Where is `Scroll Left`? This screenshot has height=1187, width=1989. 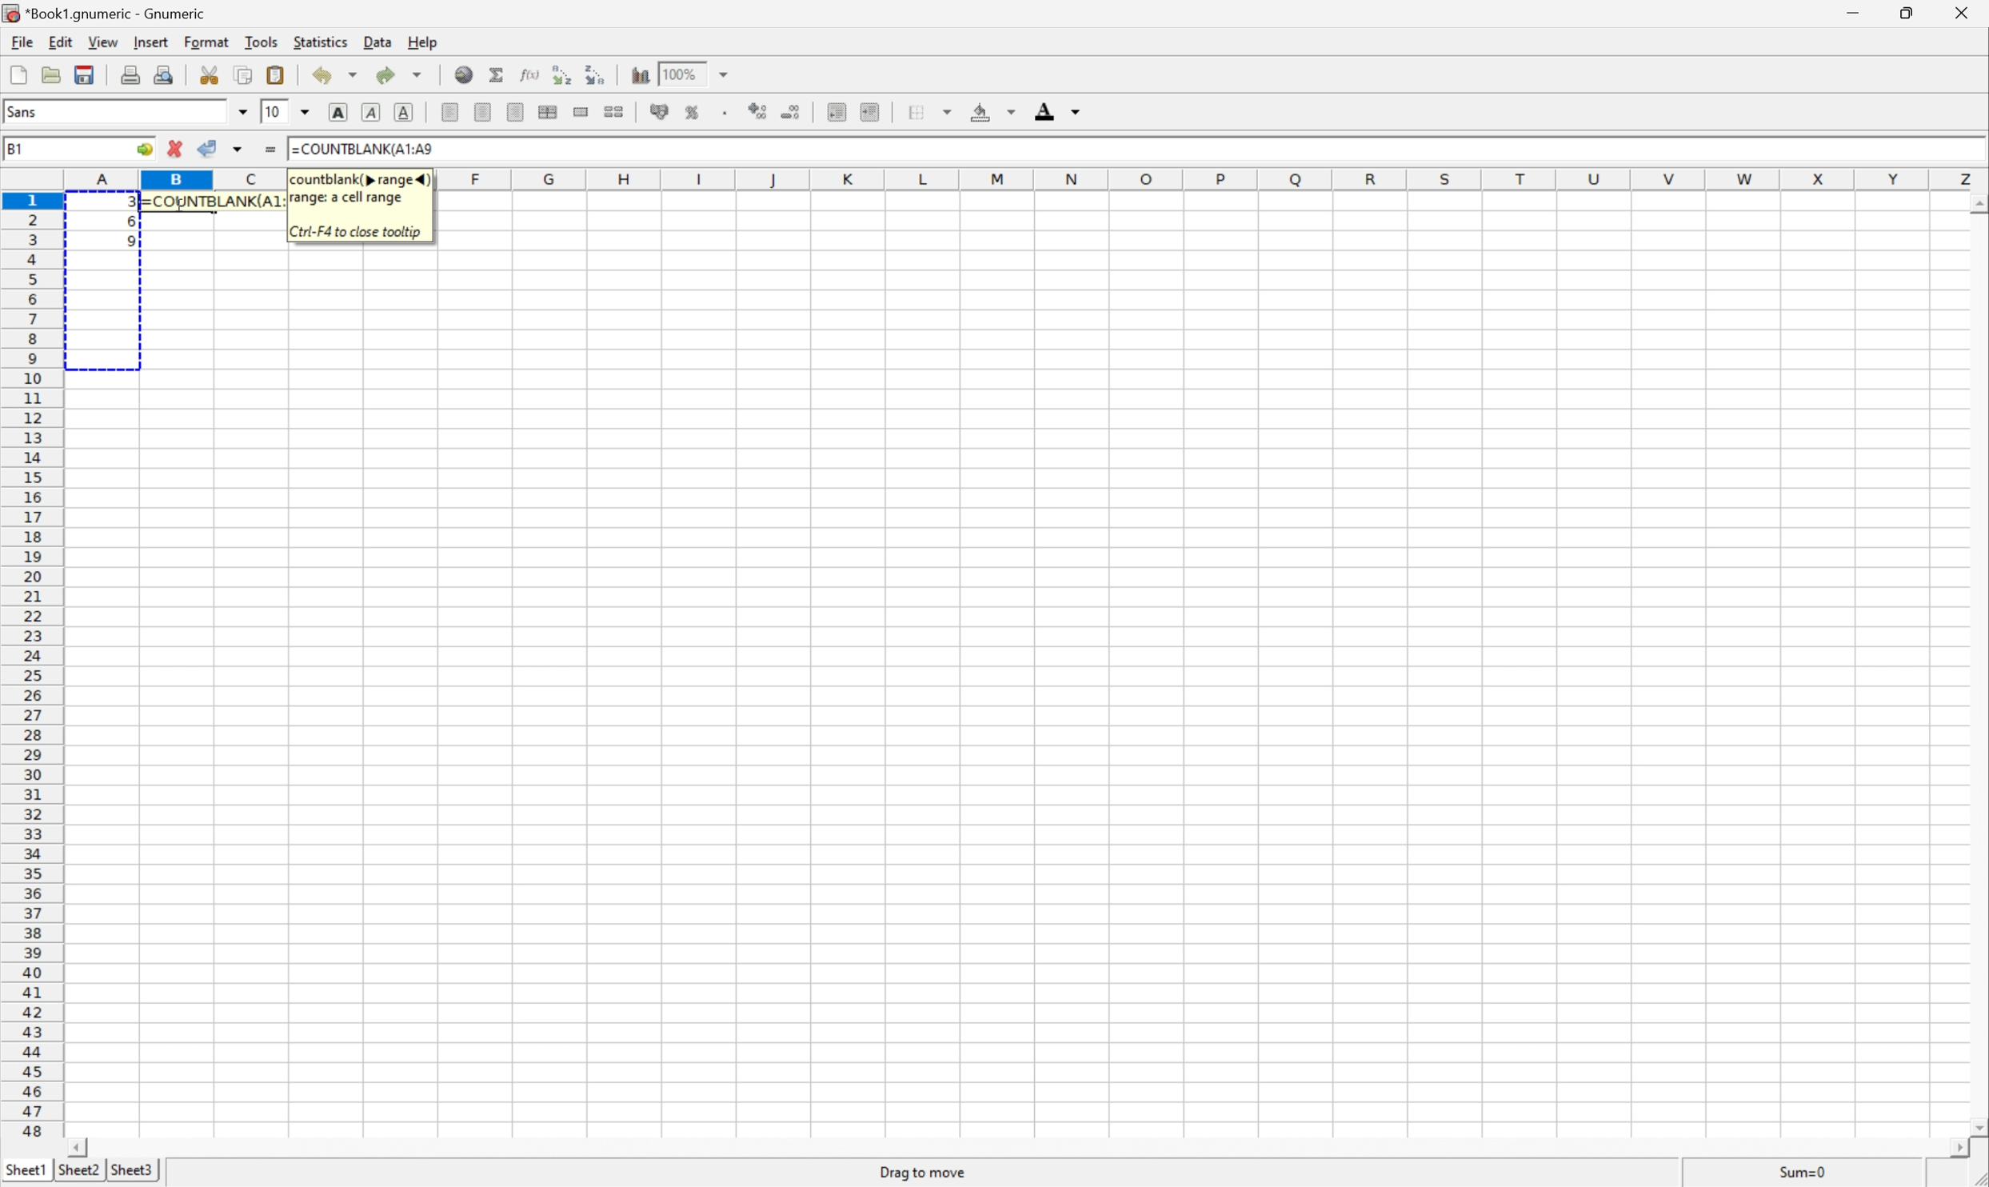 Scroll Left is located at coordinates (78, 1146).